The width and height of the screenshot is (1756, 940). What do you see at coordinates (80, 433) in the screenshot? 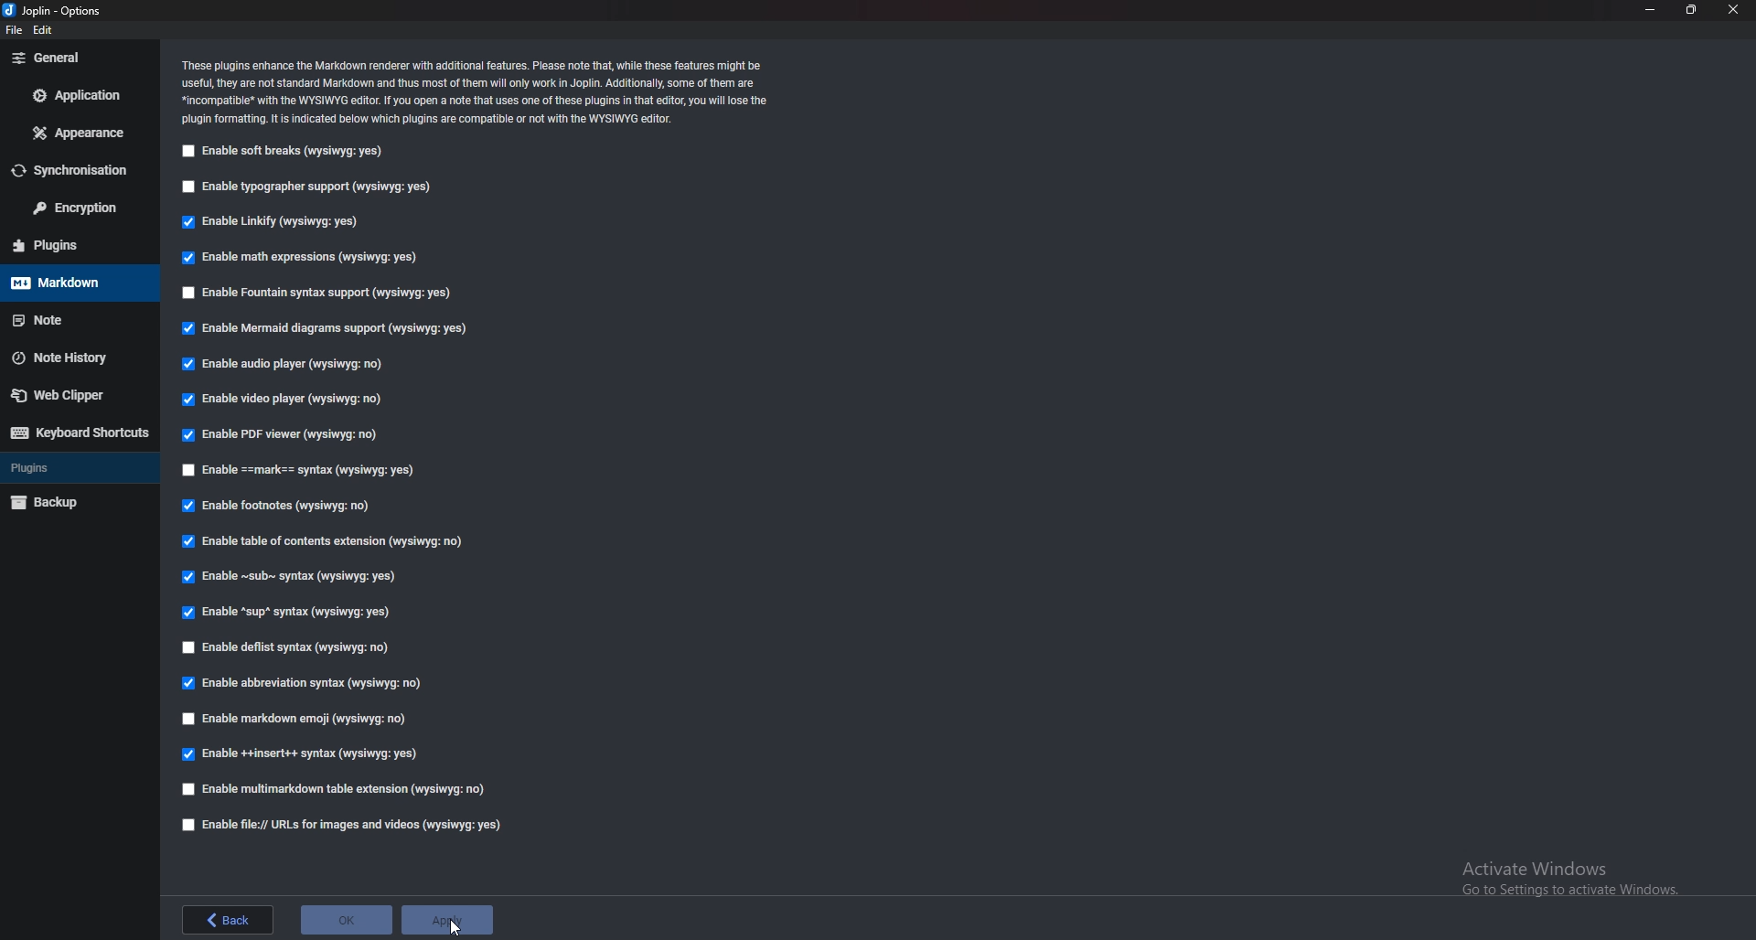
I see `Keyboard shortcuts` at bounding box center [80, 433].